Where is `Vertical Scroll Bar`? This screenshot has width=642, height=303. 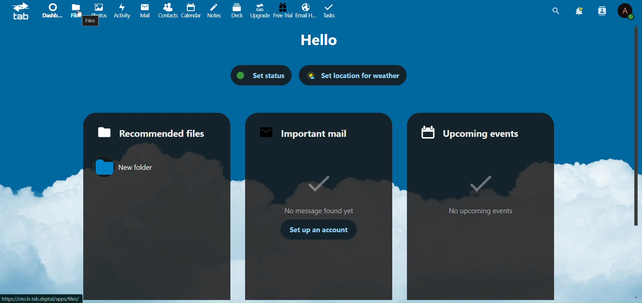
Vertical Scroll Bar is located at coordinates (632, 129).